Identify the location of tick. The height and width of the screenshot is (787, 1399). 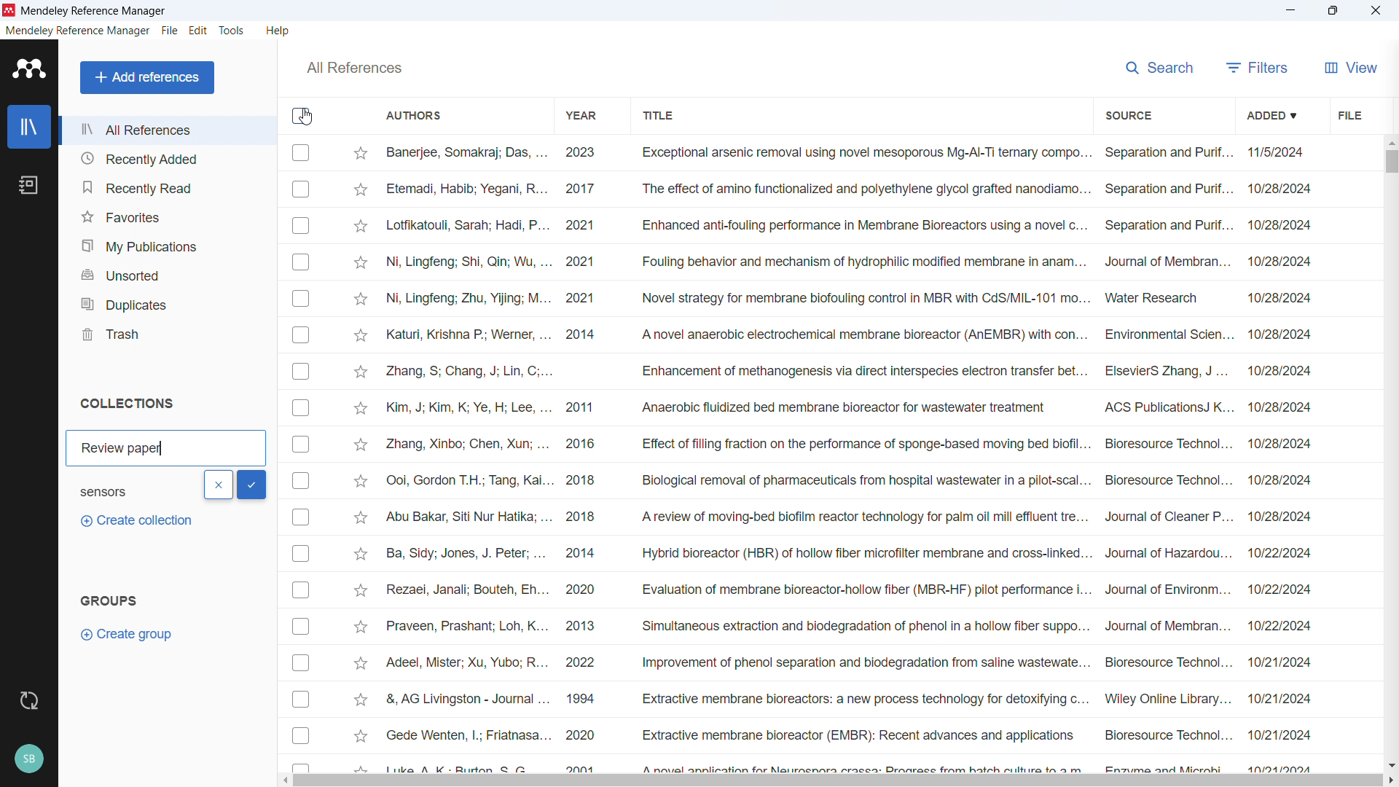
(252, 485).